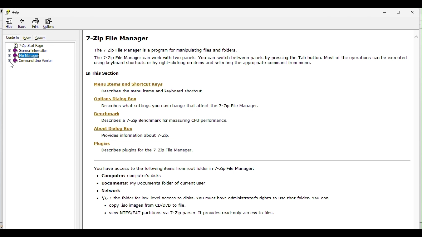  What do you see at coordinates (135, 136) in the screenshot?
I see `Provides information about 7-Zip.` at bounding box center [135, 136].